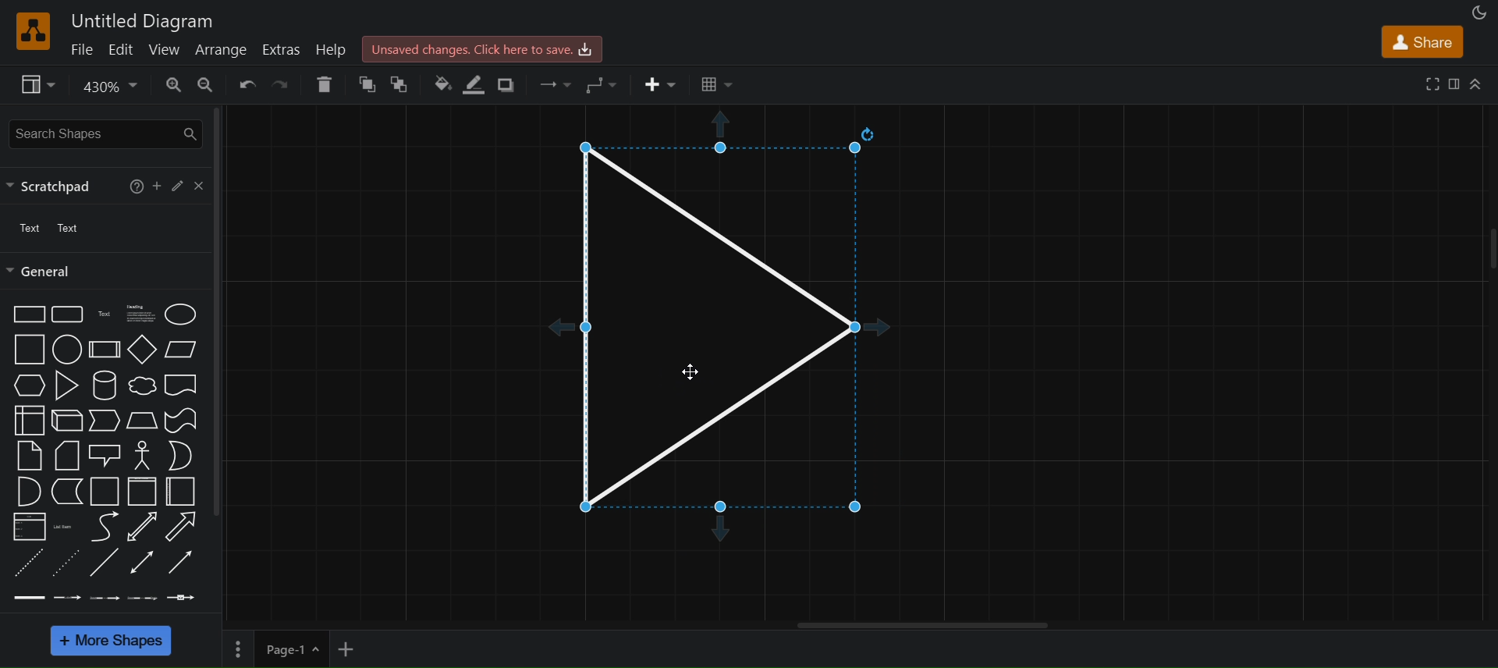 This screenshot has height=668, width=1498. I want to click on line color, so click(474, 84).